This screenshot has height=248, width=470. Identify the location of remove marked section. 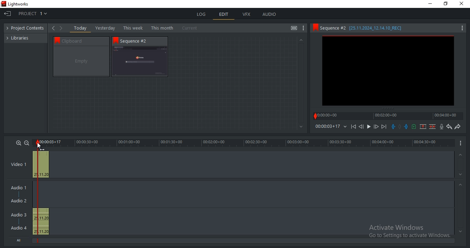
(423, 126).